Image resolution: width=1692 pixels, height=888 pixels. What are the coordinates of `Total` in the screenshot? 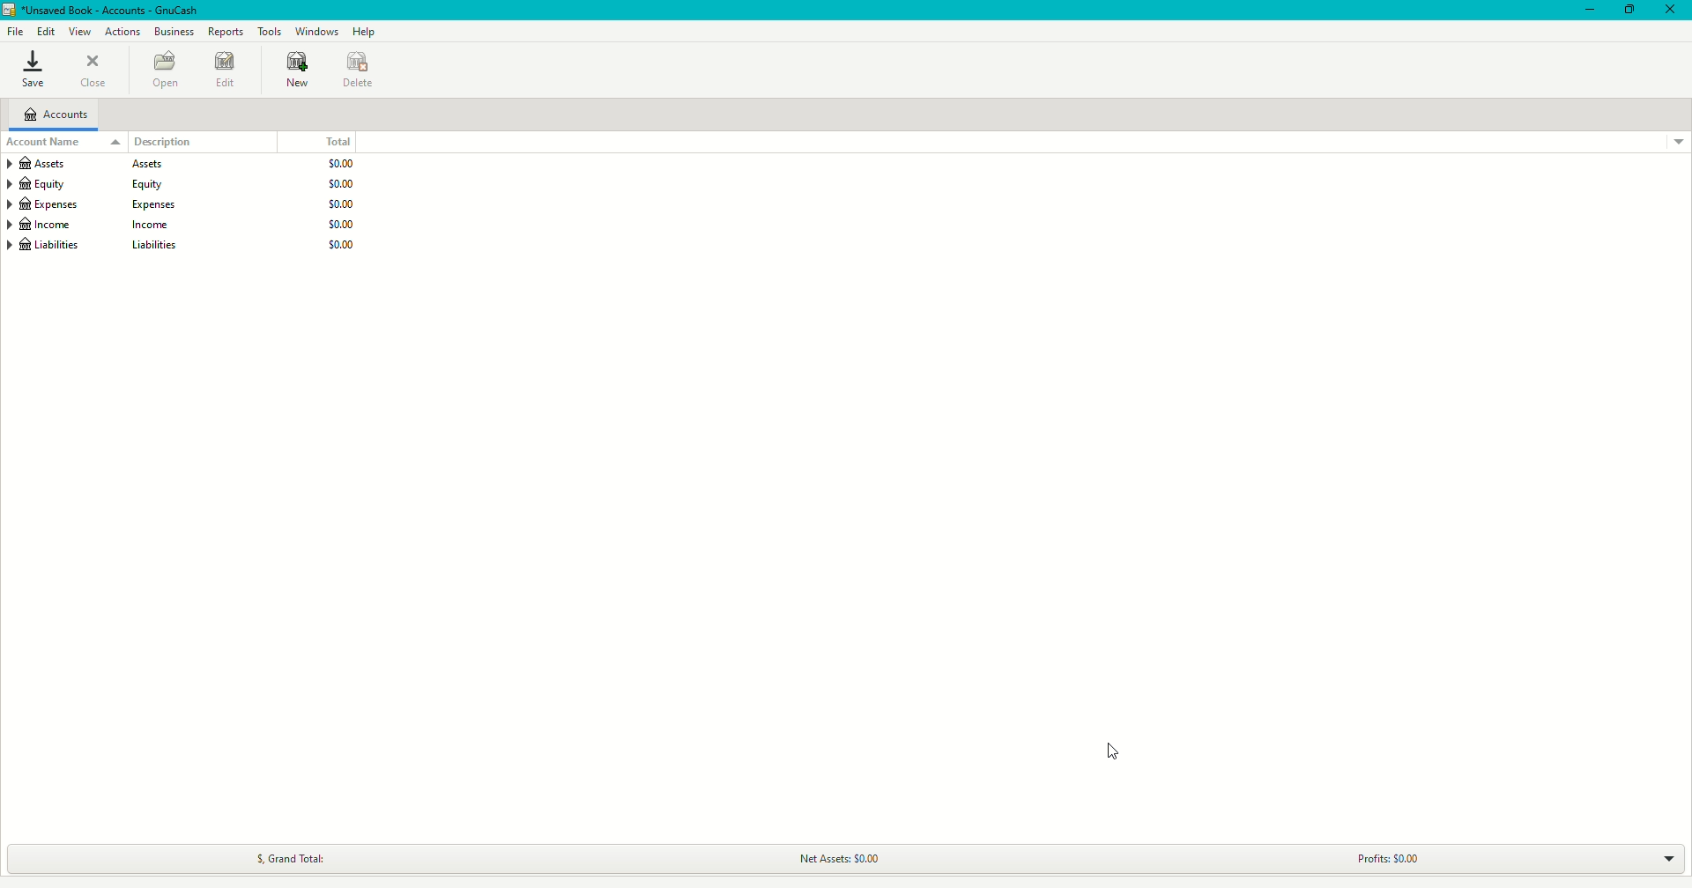 It's located at (345, 143).